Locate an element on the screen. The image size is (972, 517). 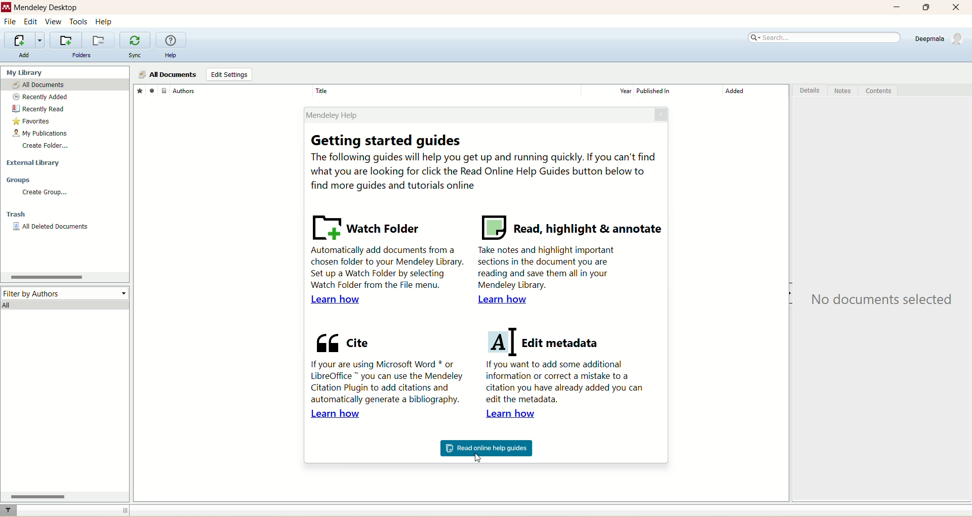
folders is located at coordinates (83, 55).